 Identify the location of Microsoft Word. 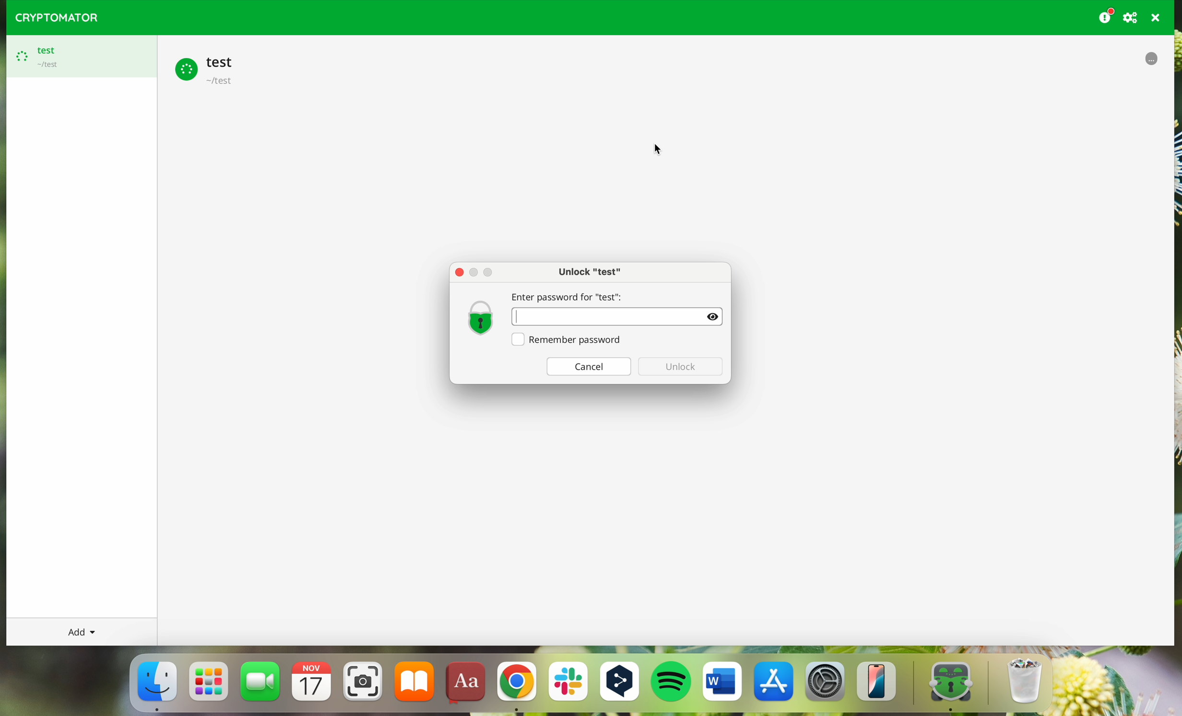
(722, 685).